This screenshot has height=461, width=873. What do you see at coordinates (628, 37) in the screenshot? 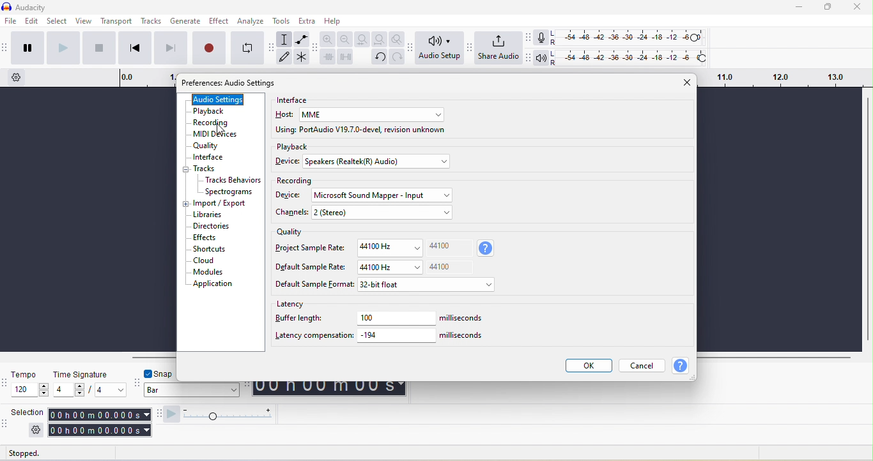
I see `recoding level` at bounding box center [628, 37].